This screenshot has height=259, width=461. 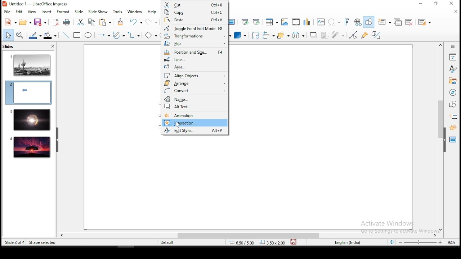 I want to click on copy, so click(x=194, y=13).